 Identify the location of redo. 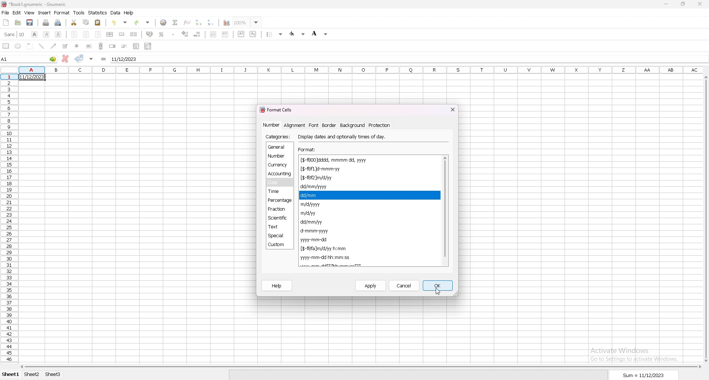
(142, 23).